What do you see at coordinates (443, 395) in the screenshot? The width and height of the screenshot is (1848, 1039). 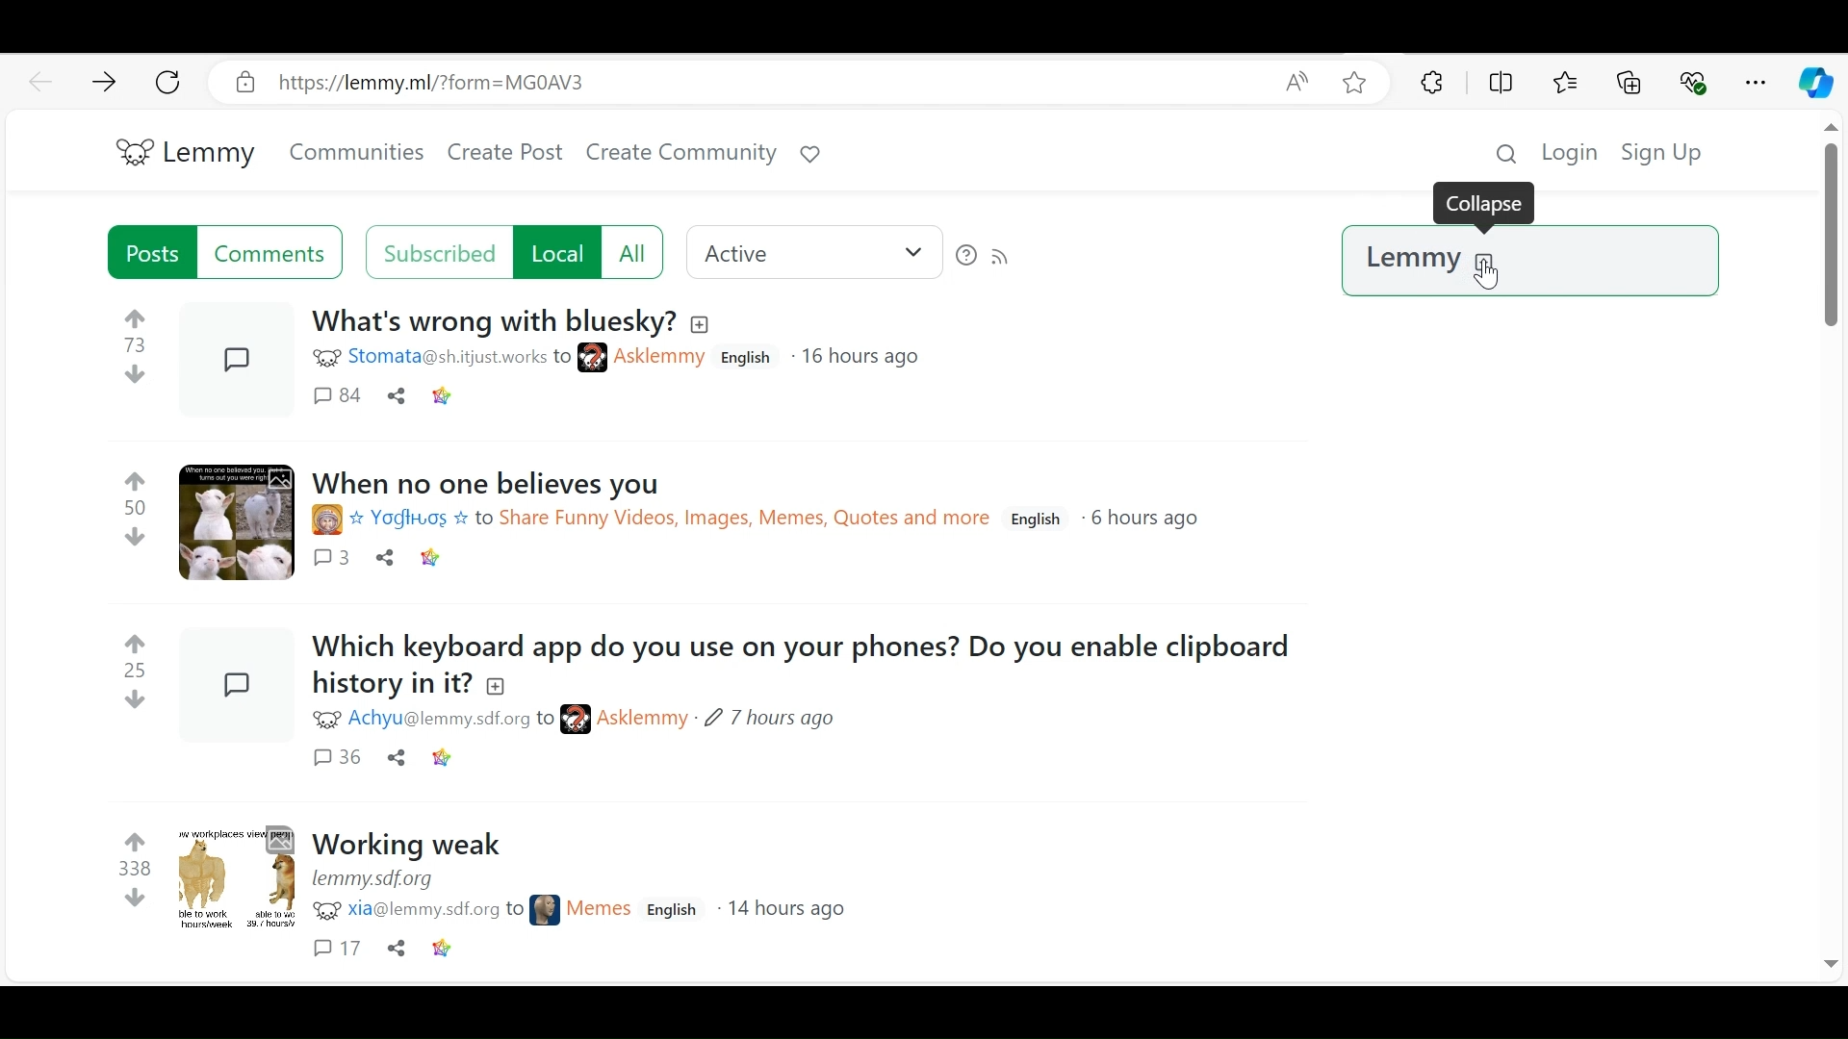 I see `link` at bounding box center [443, 395].